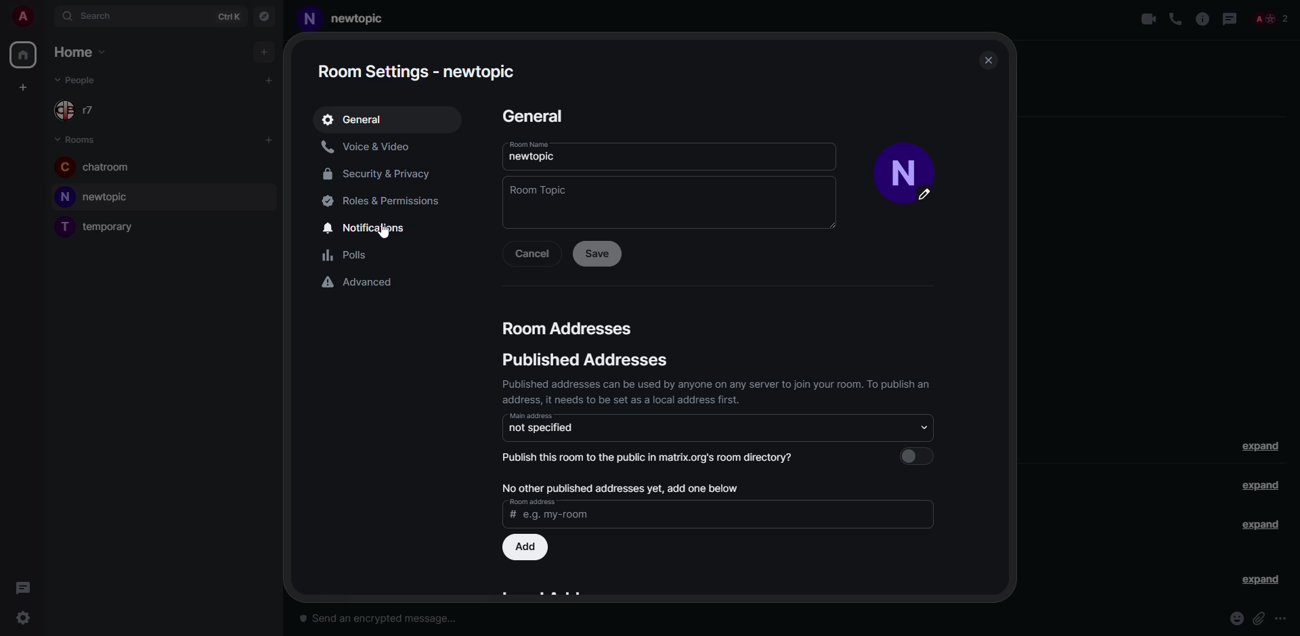  What do you see at coordinates (346, 21) in the screenshot?
I see `Newtopic` at bounding box center [346, 21].